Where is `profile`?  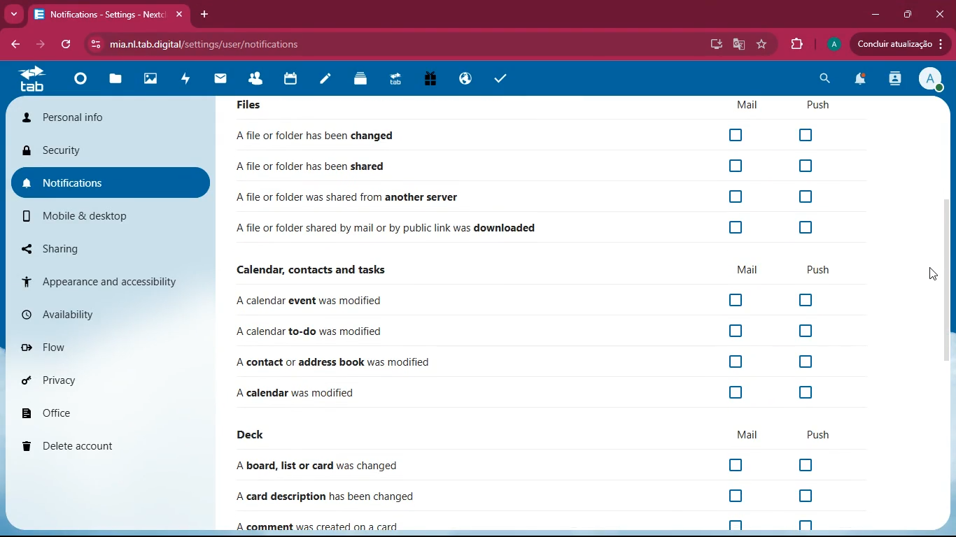 profile is located at coordinates (832, 44).